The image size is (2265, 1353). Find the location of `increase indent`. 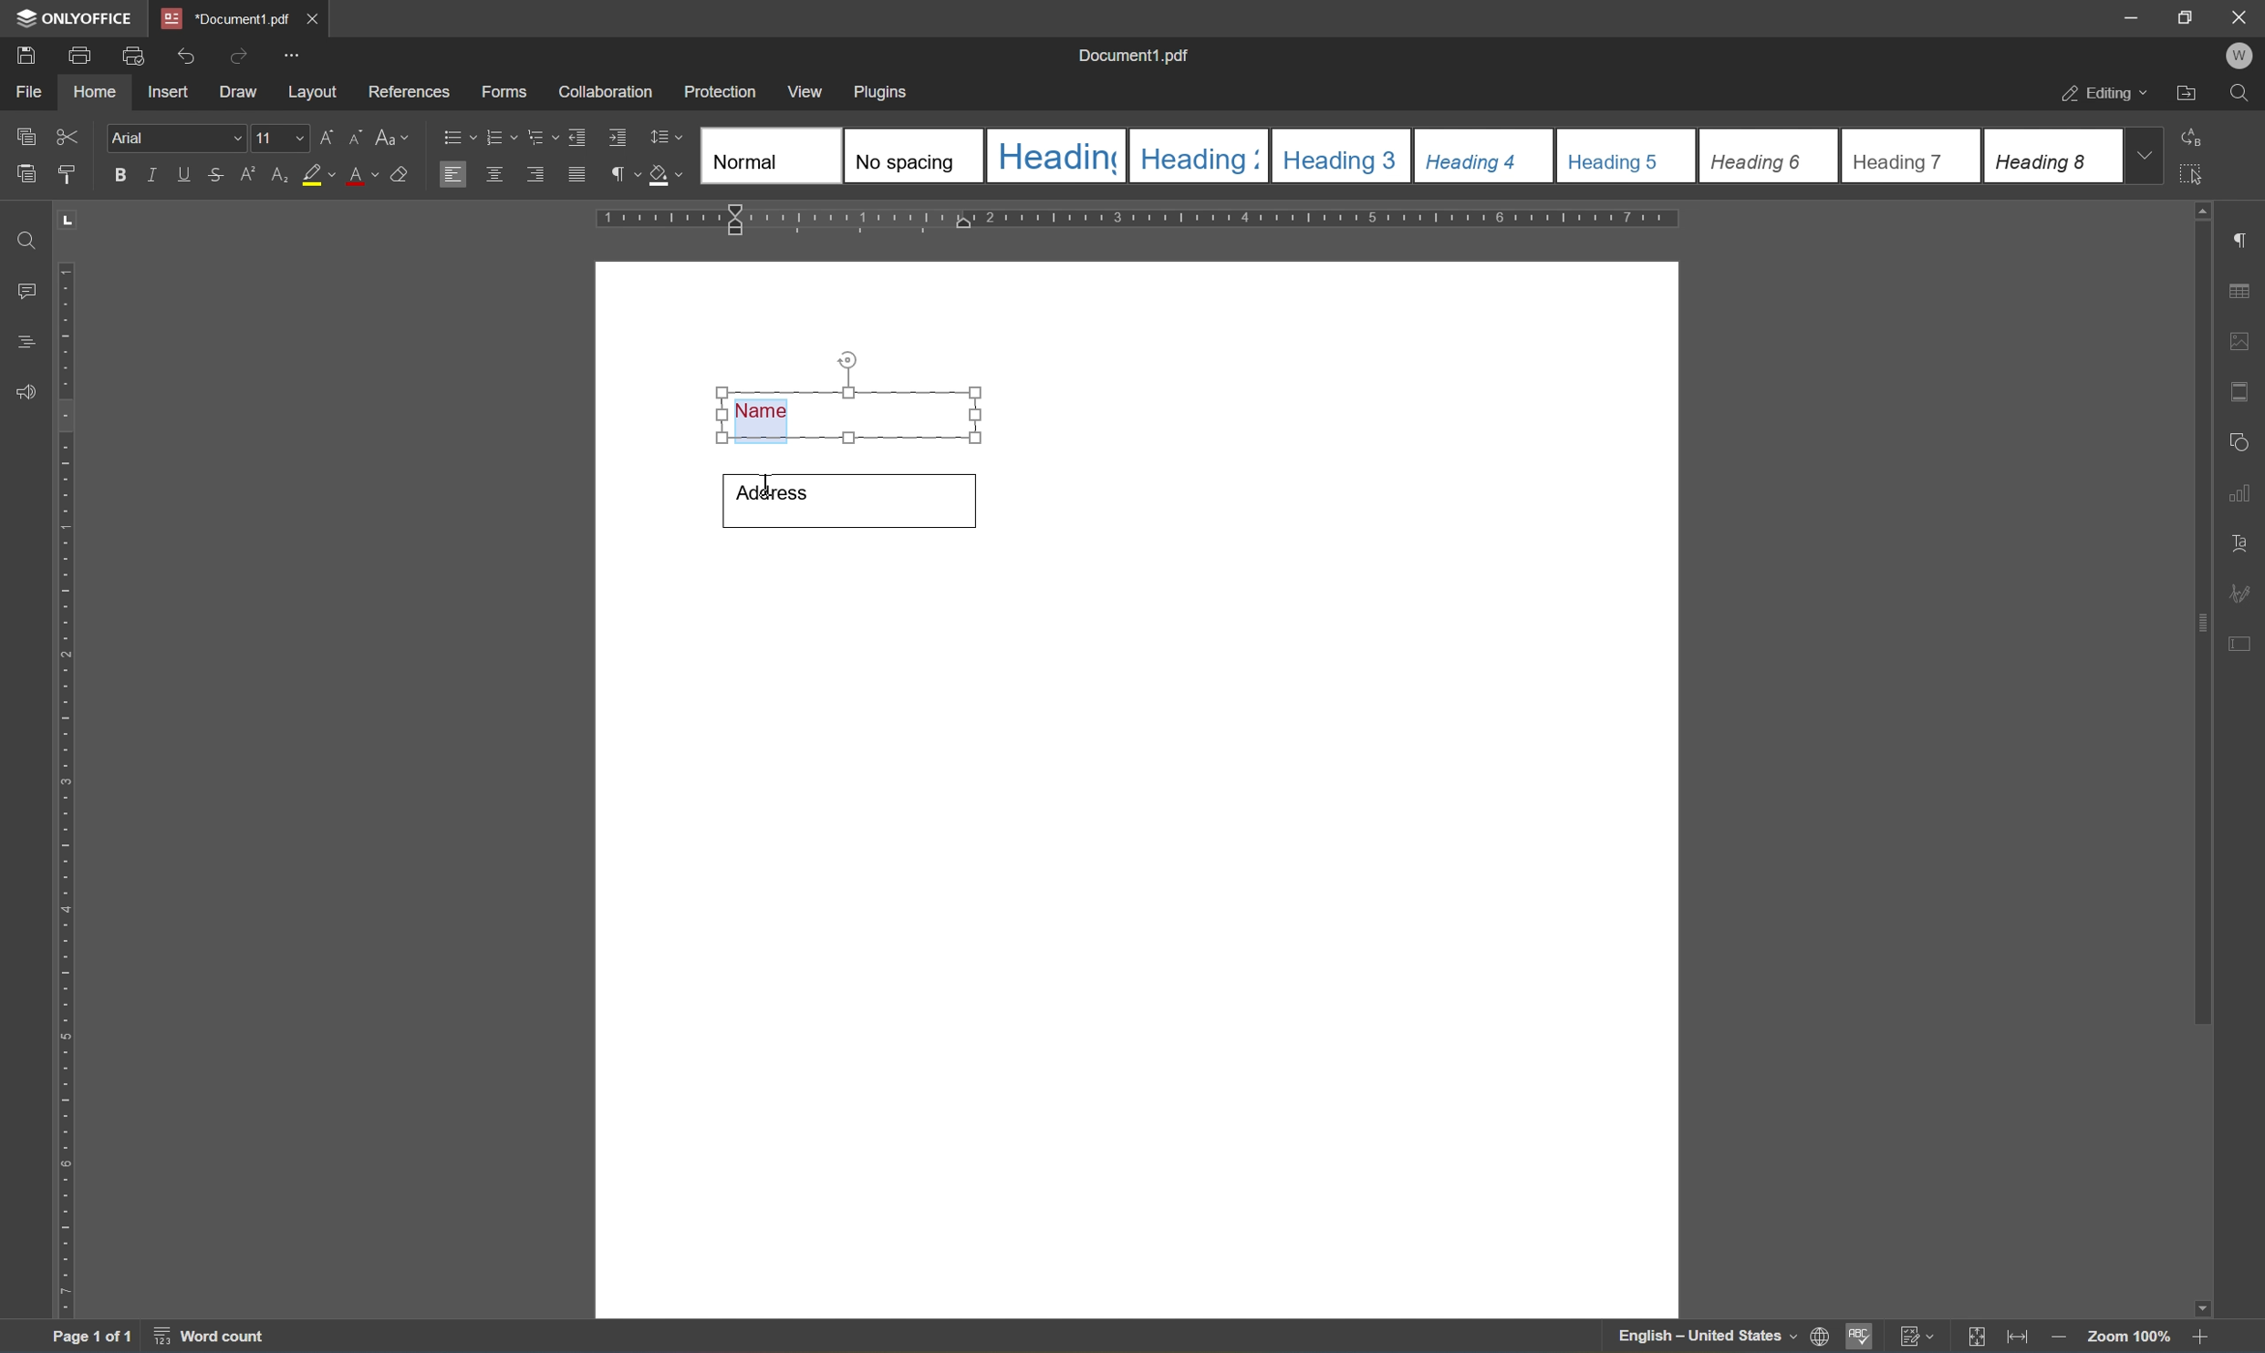

increase indent is located at coordinates (618, 137).